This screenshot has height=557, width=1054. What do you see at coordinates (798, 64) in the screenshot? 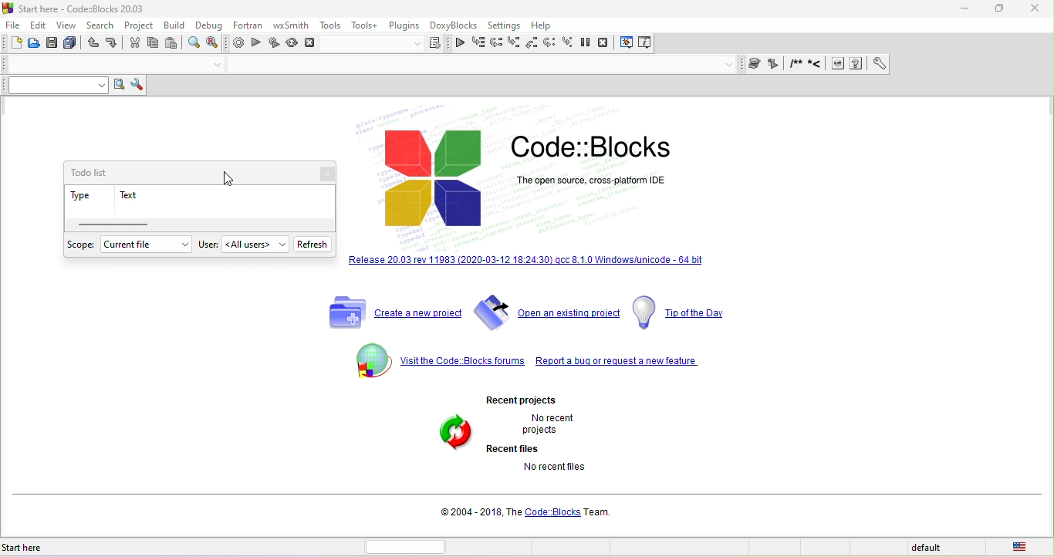
I see `block comment` at bounding box center [798, 64].